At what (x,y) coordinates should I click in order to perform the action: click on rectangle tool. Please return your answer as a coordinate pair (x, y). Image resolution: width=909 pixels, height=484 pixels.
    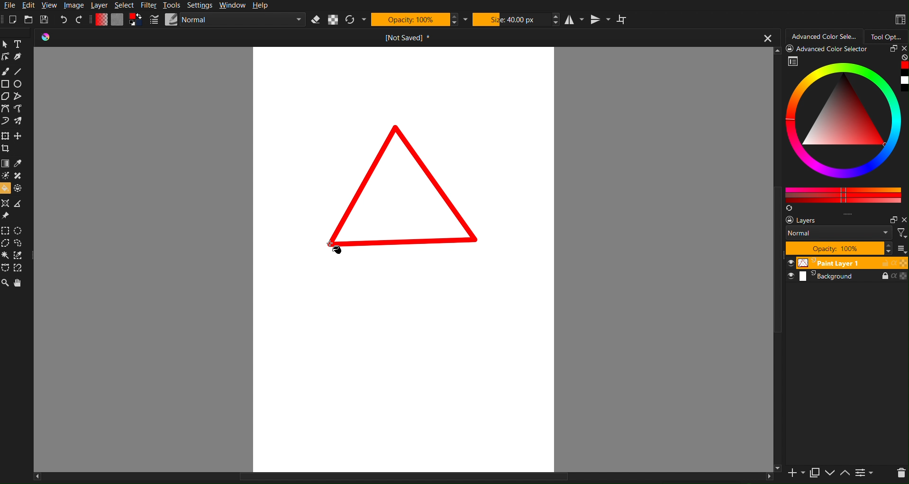
    Looking at the image, I should click on (6, 84).